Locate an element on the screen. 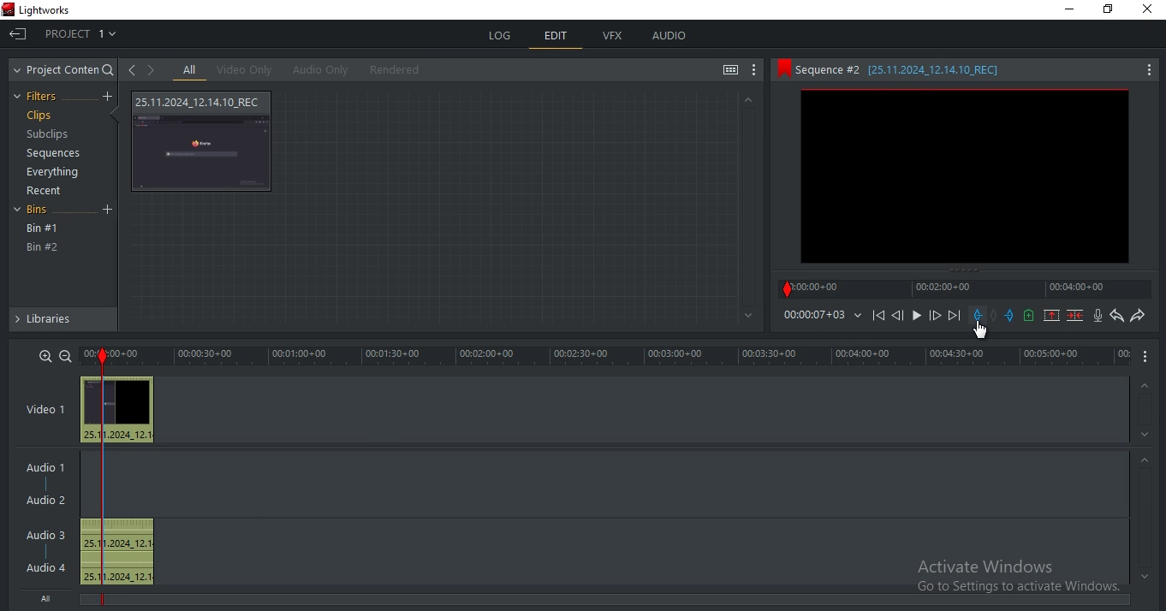  Maximize is located at coordinates (1112, 12).